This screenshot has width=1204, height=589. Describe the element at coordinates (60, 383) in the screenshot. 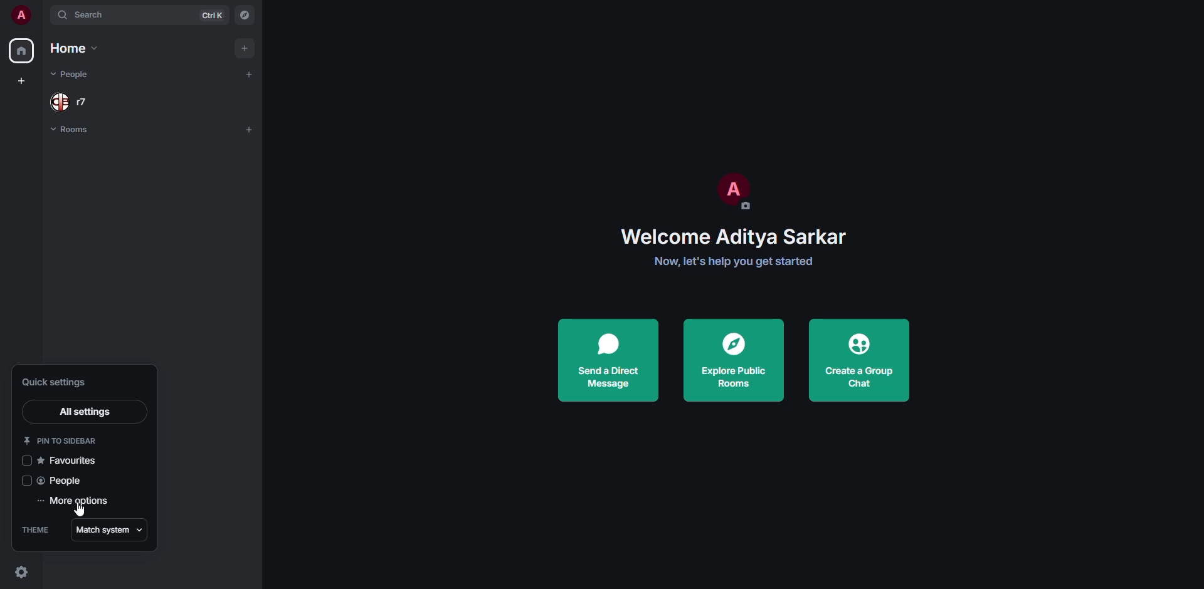

I see `quick settings` at that location.